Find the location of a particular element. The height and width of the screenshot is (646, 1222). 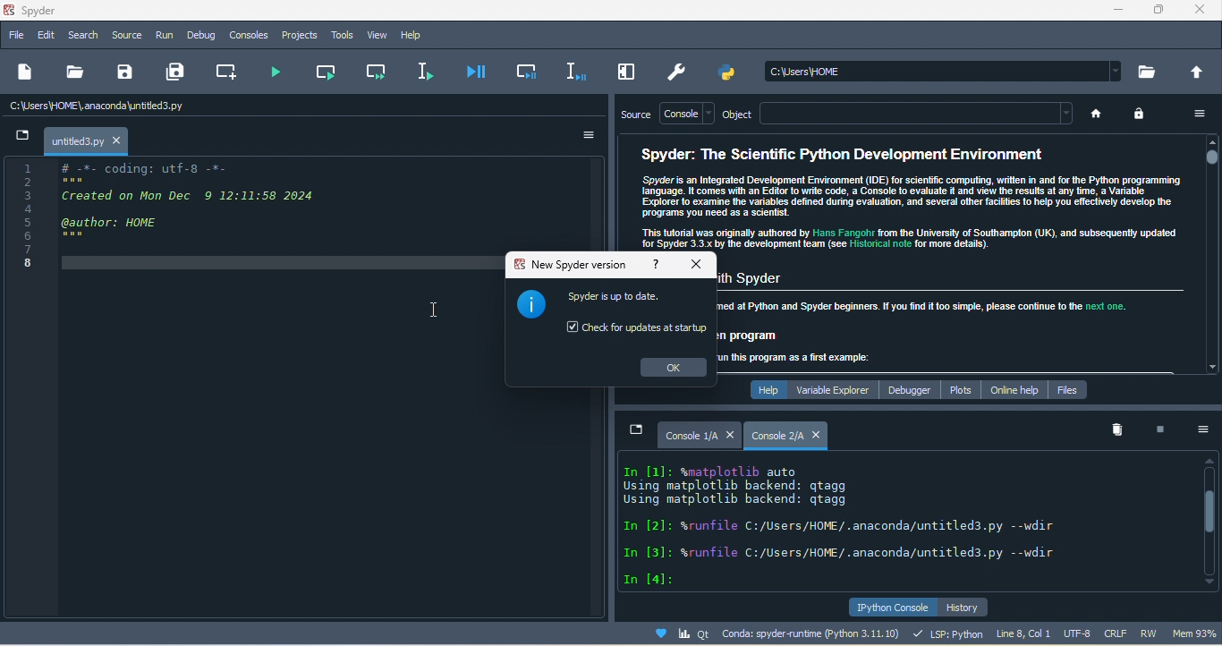

option is located at coordinates (1203, 432).